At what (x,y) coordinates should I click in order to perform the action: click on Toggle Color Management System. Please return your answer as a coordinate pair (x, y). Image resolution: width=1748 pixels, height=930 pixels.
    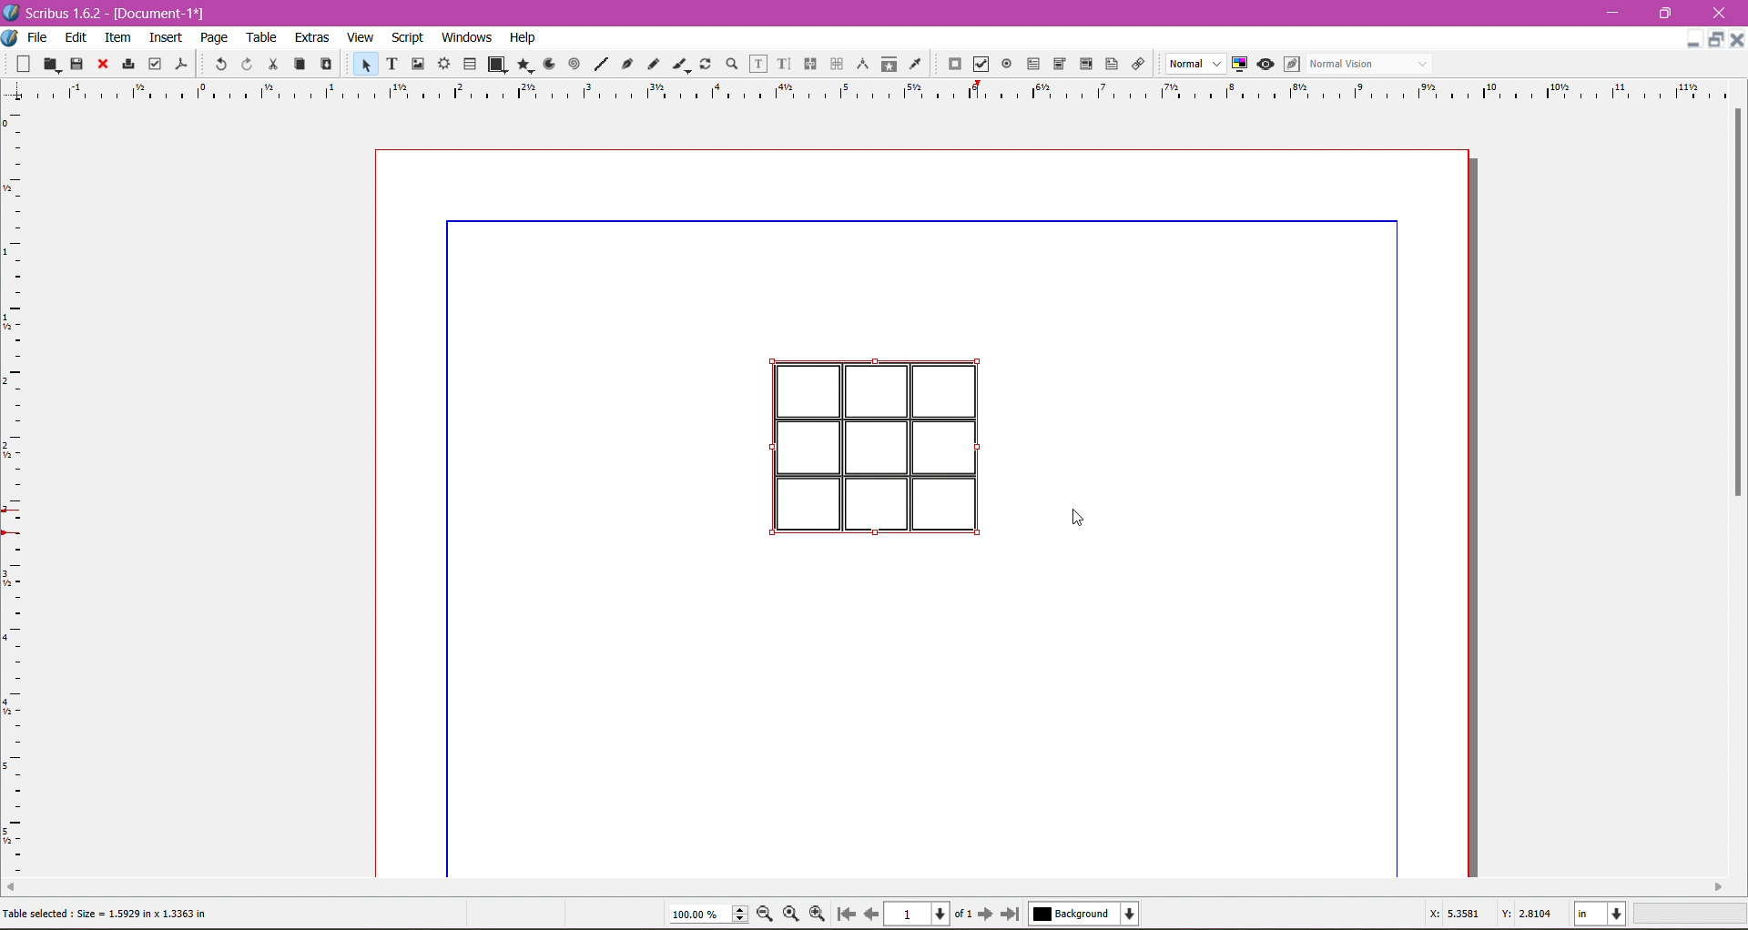
    Looking at the image, I should click on (1237, 63).